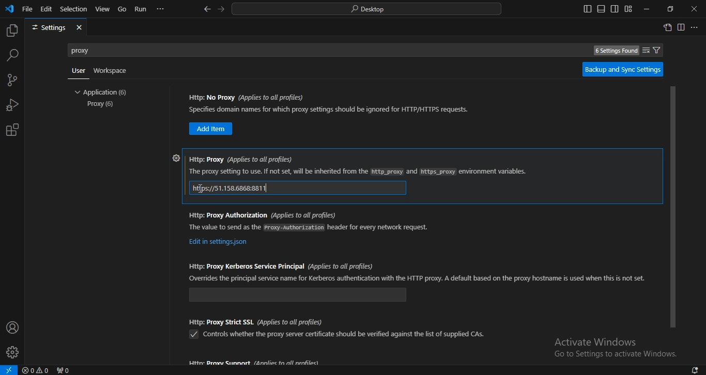 The width and height of the screenshot is (706, 375). Describe the element at coordinates (298, 294) in the screenshot. I see `https: proxy kerberos service principal` at that location.